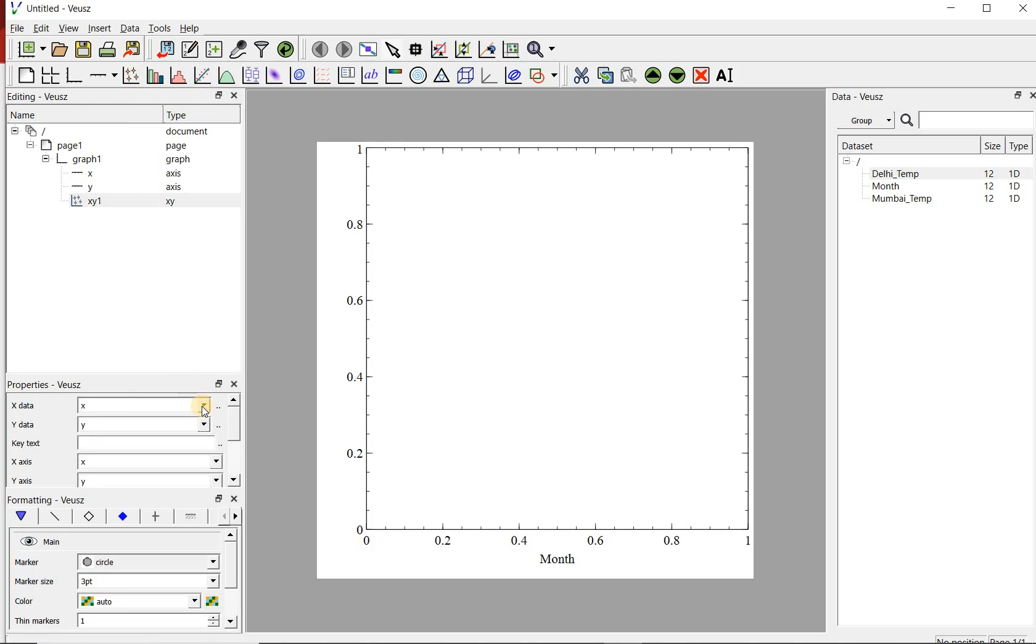 This screenshot has width=1036, height=644. I want to click on Ternary graph, so click(442, 76).